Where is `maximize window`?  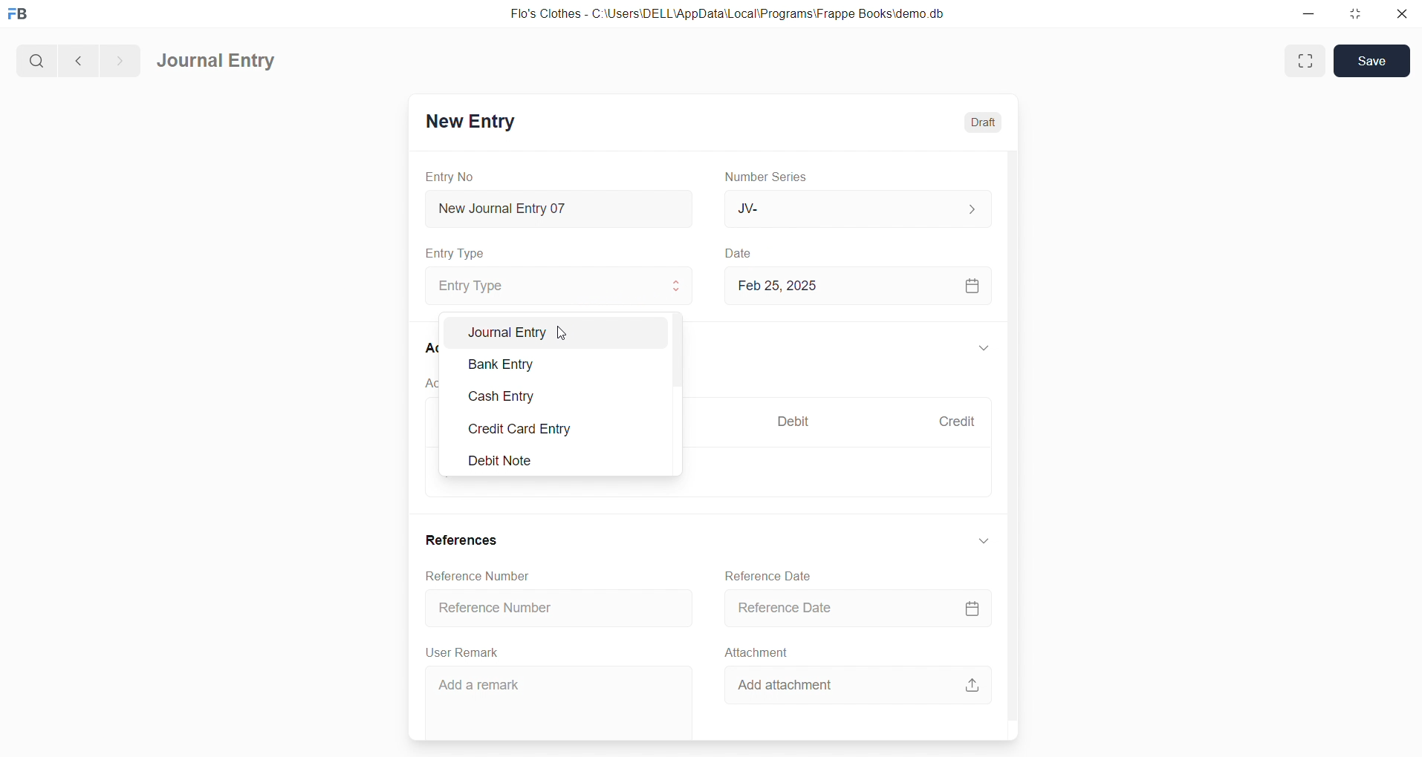
maximize window is located at coordinates (1308, 61).